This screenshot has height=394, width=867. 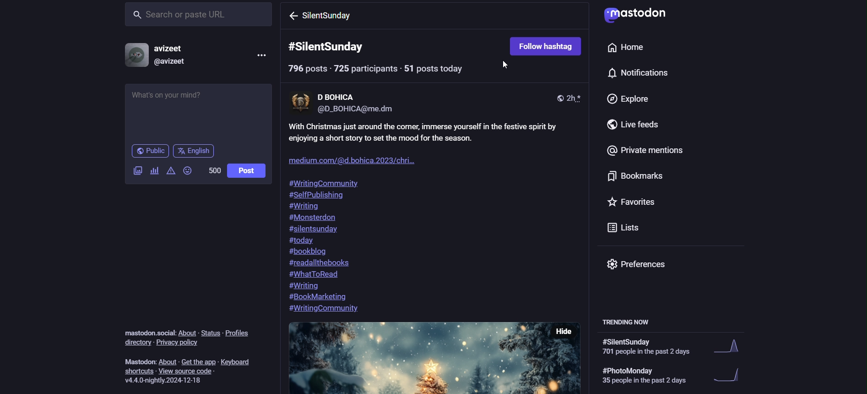 What do you see at coordinates (155, 170) in the screenshot?
I see `add poll` at bounding box center [155, 170].